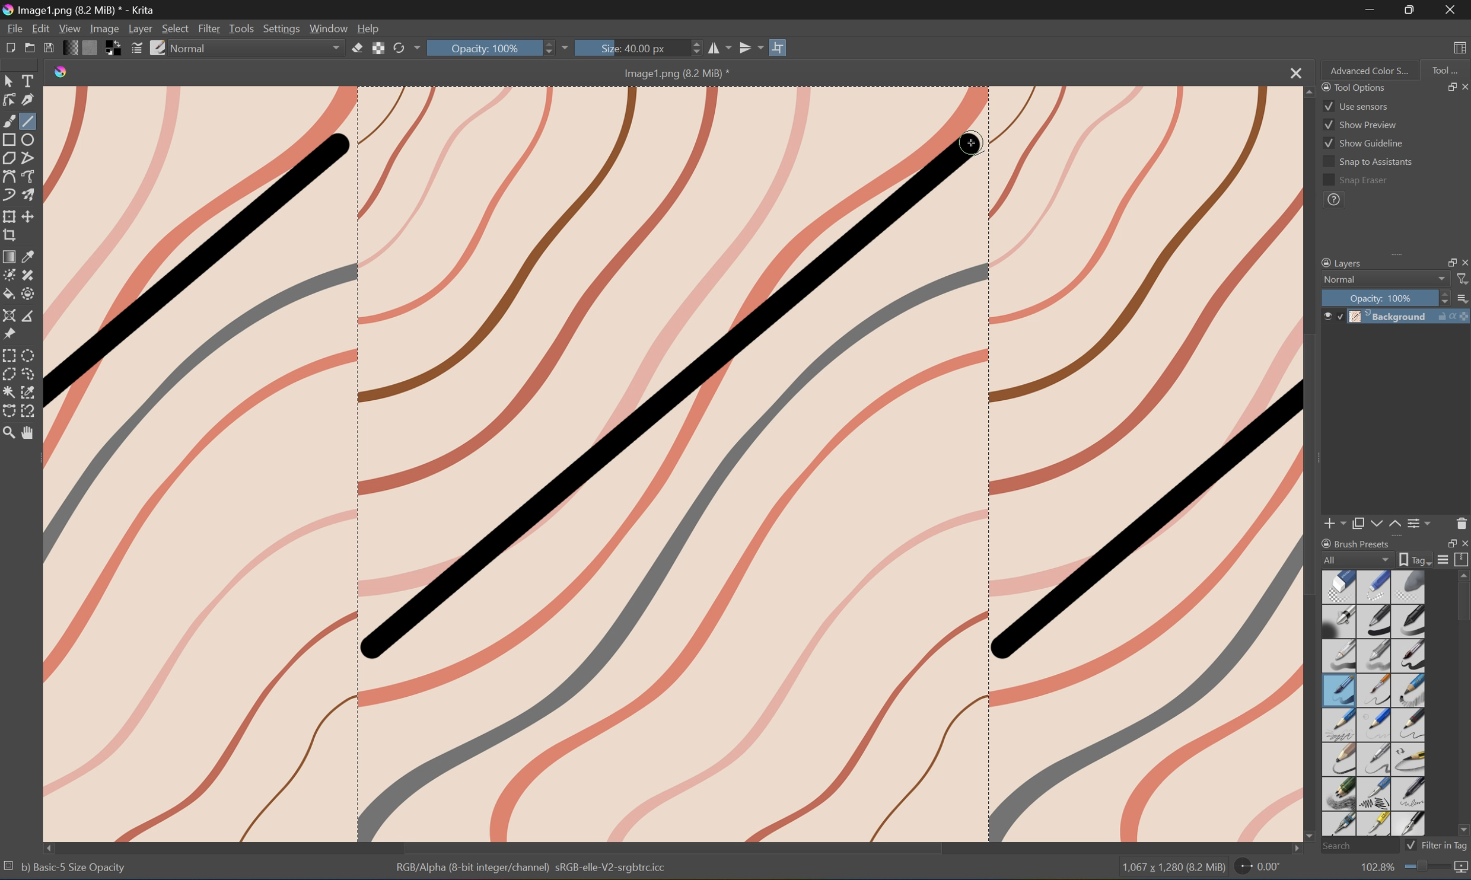  What do you see at coordinates (9, 335) in the screenshot?
I see `Reference images tool` at bounding box center [9, 335].